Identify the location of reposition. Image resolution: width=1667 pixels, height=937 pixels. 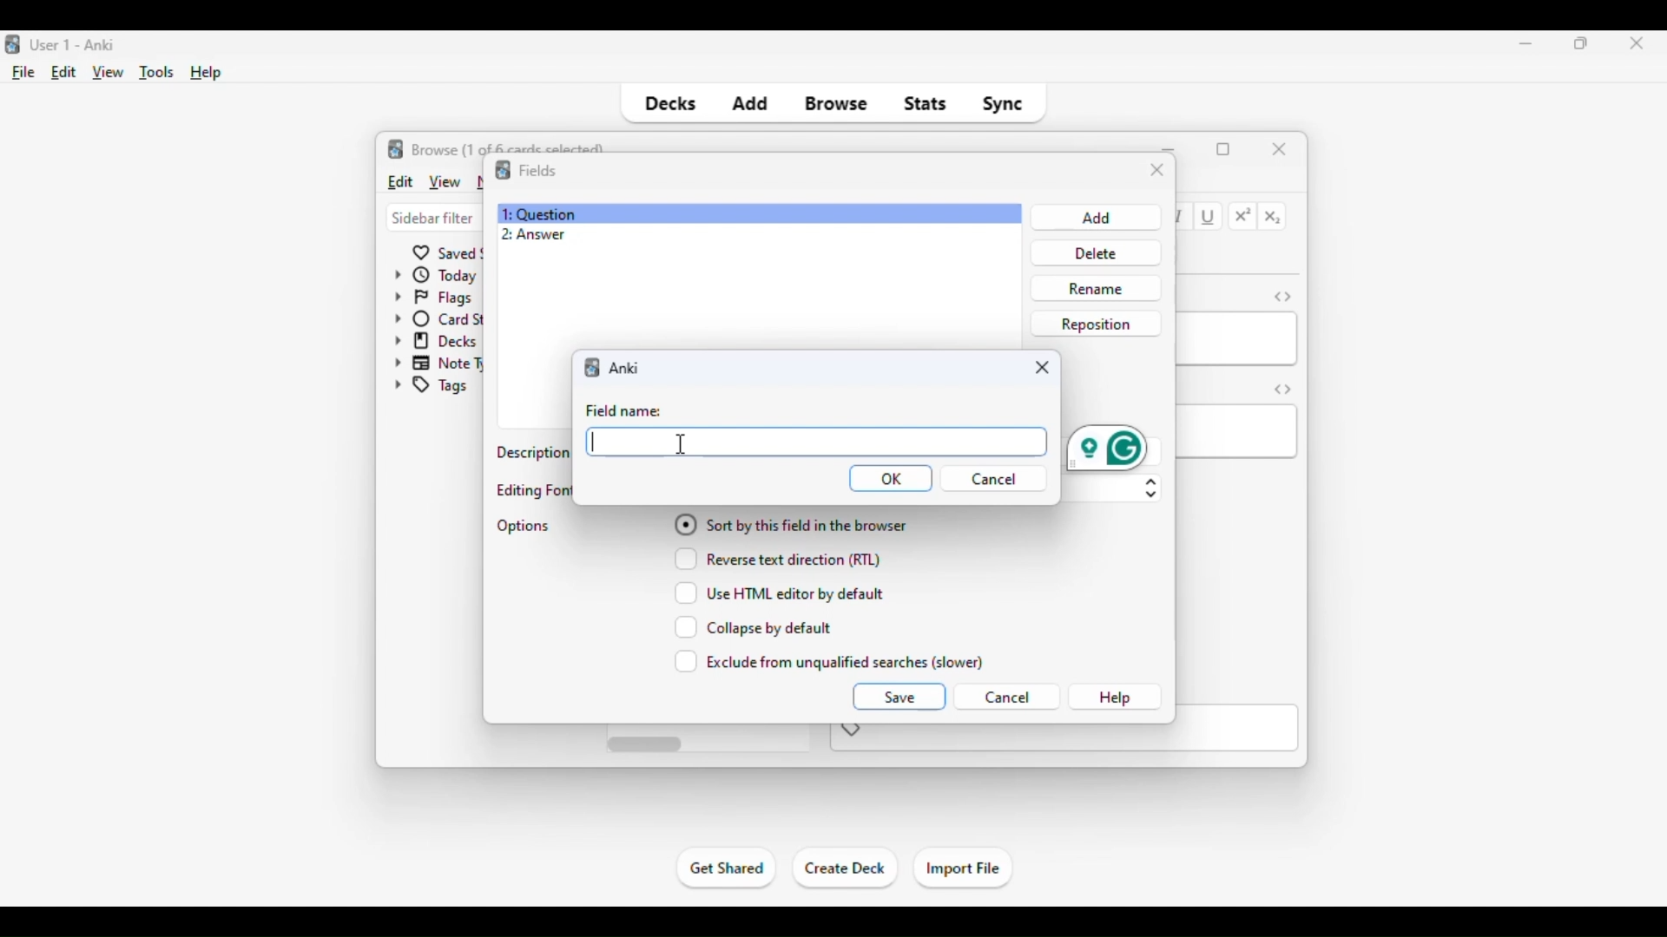
(1096, 323).